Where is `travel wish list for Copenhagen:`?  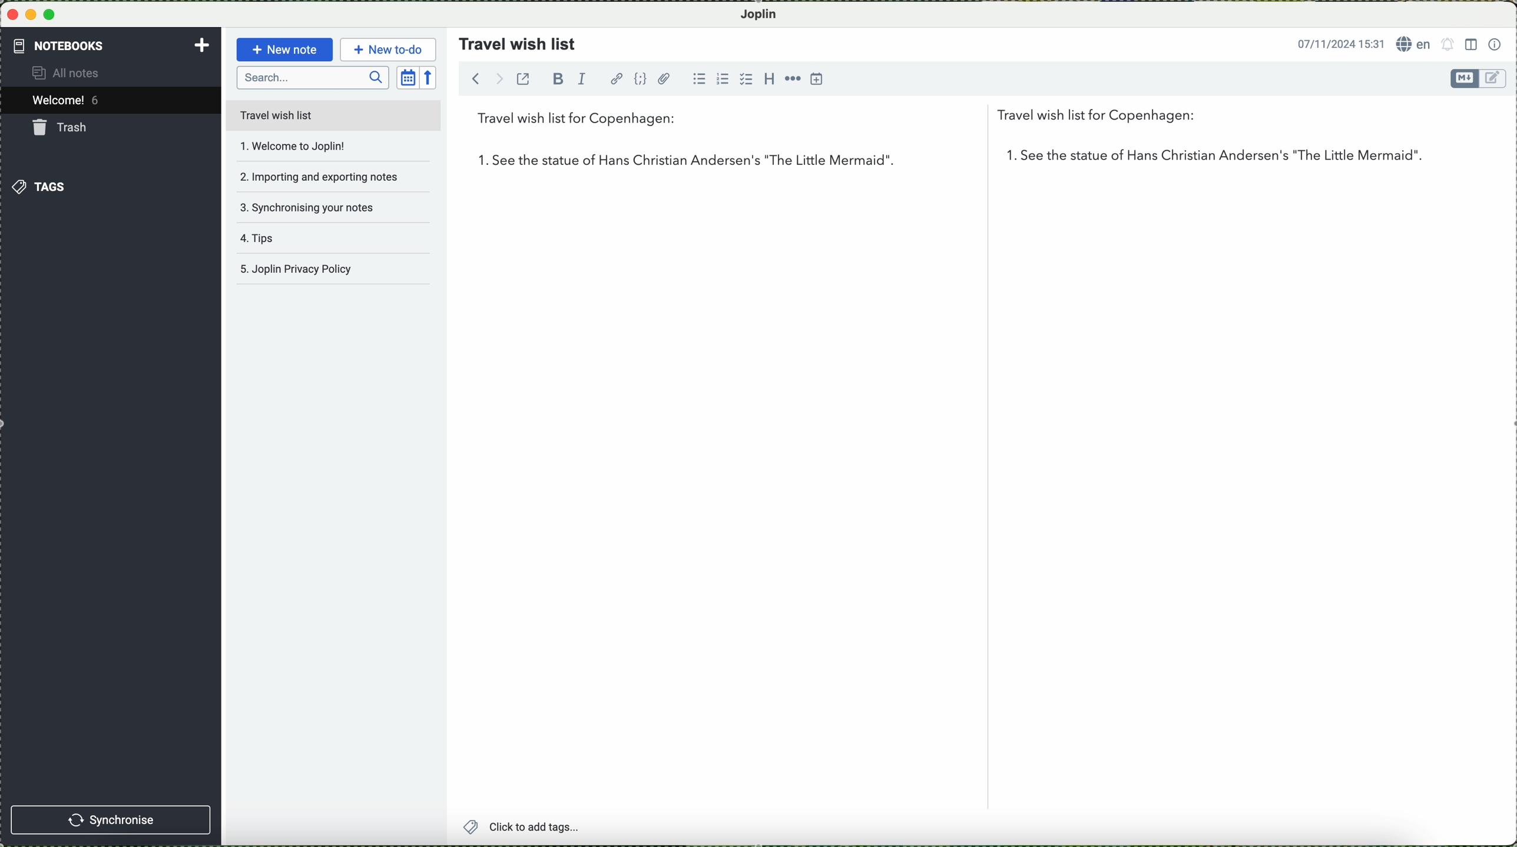
travel wish list for Copenhagen: is located at coordinates (843, 121).